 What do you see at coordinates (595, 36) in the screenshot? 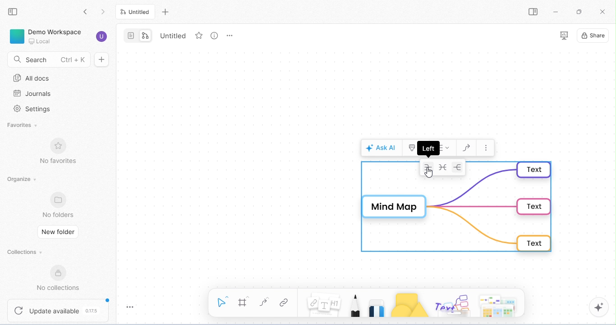
I see `share` at bounding box center [595, 36].